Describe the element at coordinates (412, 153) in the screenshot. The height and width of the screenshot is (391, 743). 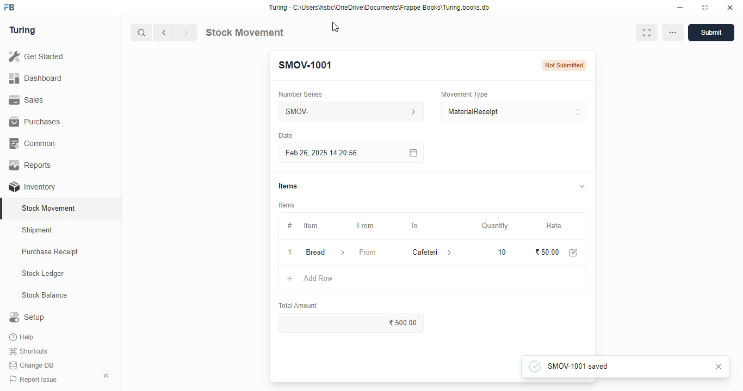
I see `calendar` at that location.